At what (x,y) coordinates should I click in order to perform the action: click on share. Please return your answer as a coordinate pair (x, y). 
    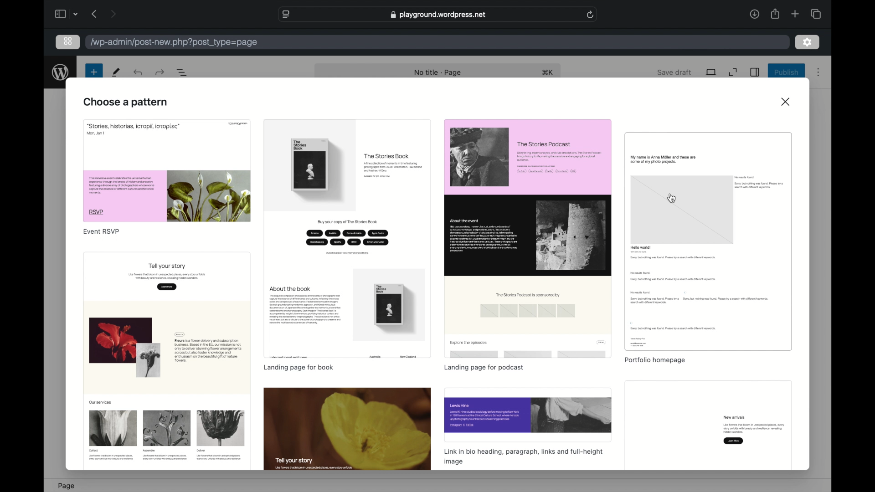
    Looking at the image, I should click on (774, 14).